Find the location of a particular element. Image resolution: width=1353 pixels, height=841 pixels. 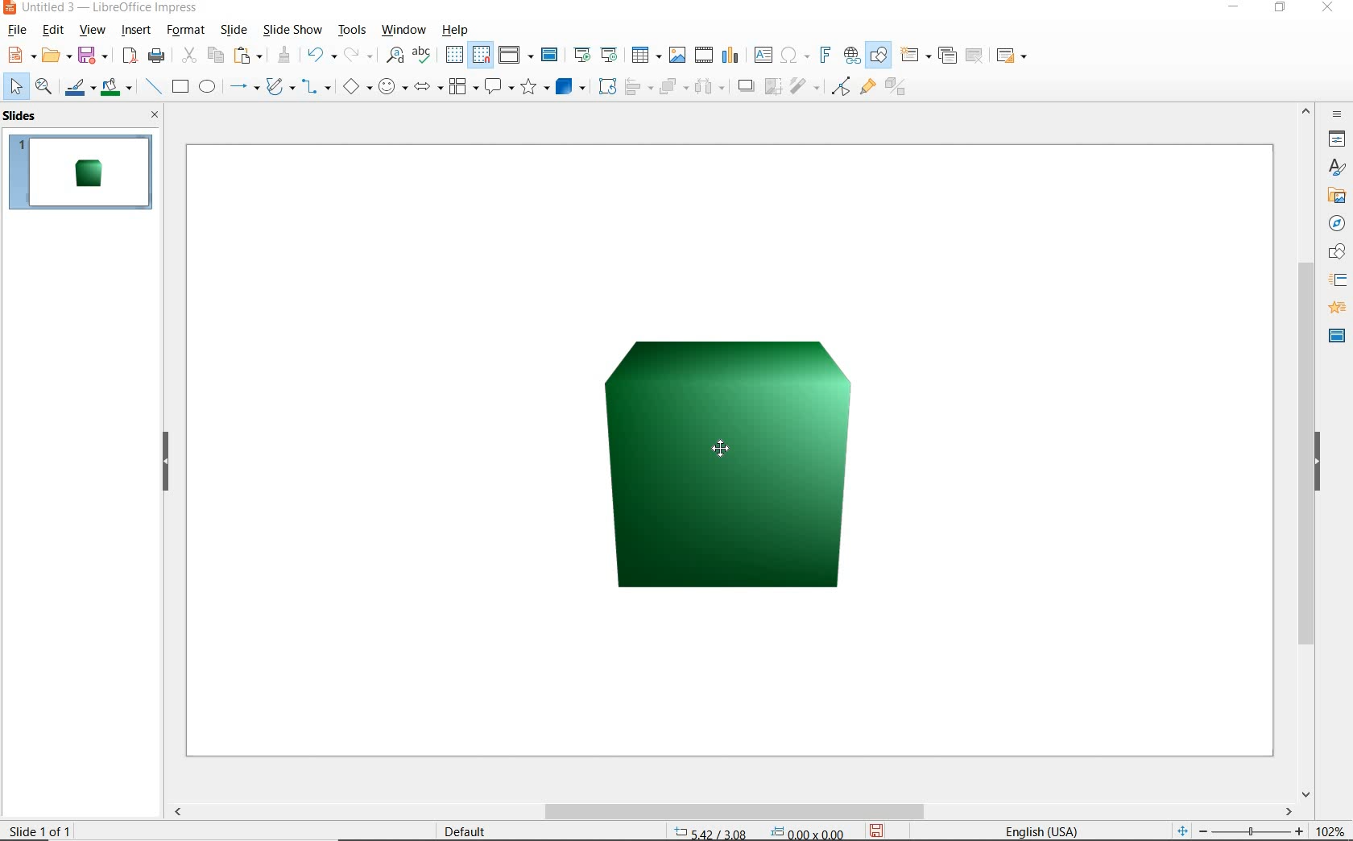

insert line is located at coordinates (152, 86).